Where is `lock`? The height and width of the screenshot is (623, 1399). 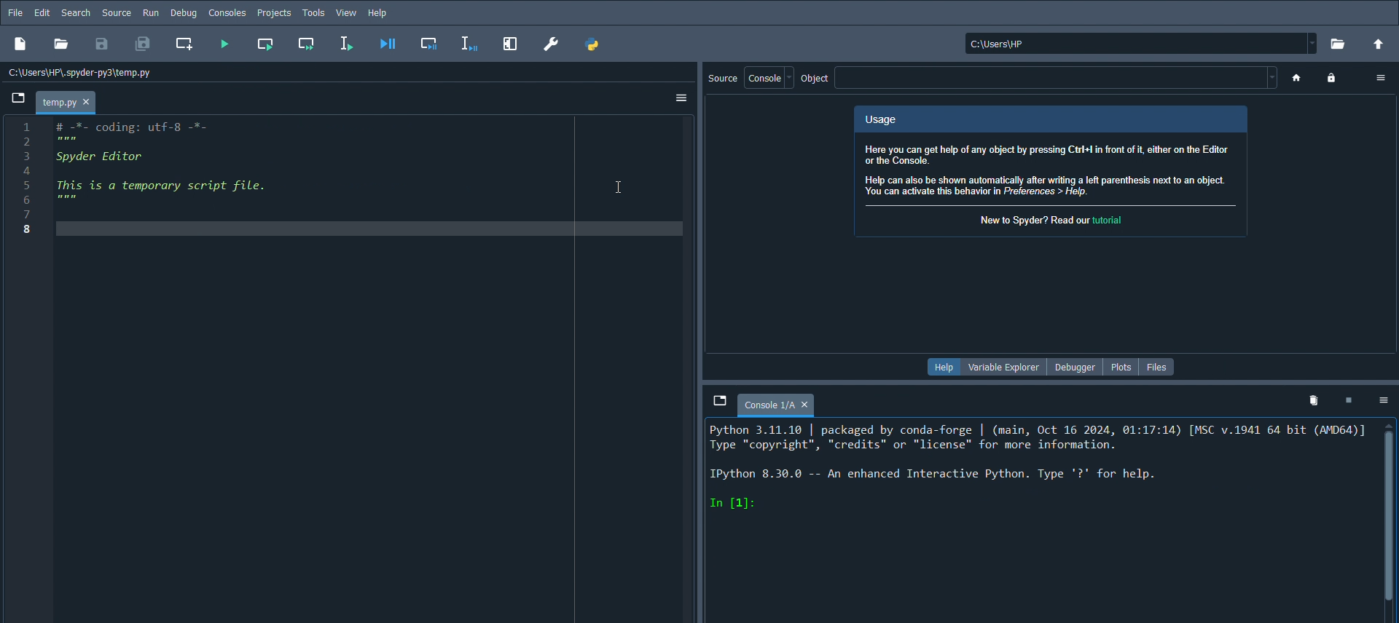 lock is located at coordinates (1334, 79).